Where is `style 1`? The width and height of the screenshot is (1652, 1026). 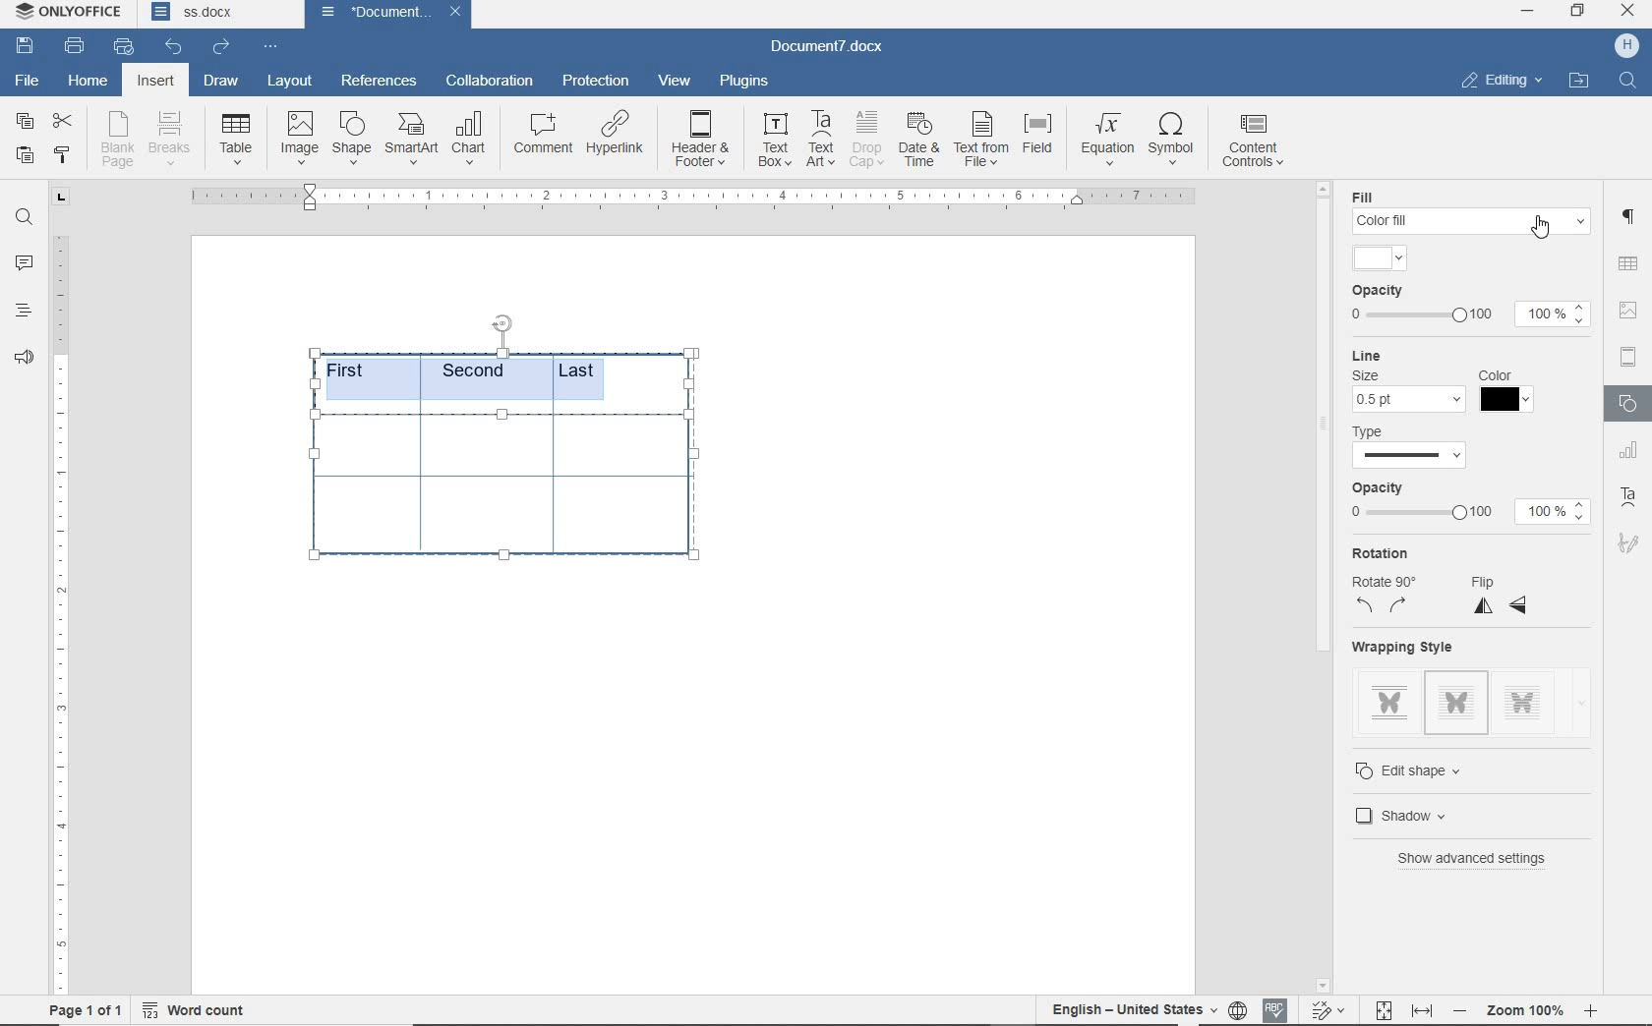
style 1 is located at coordinates (1389, 699).